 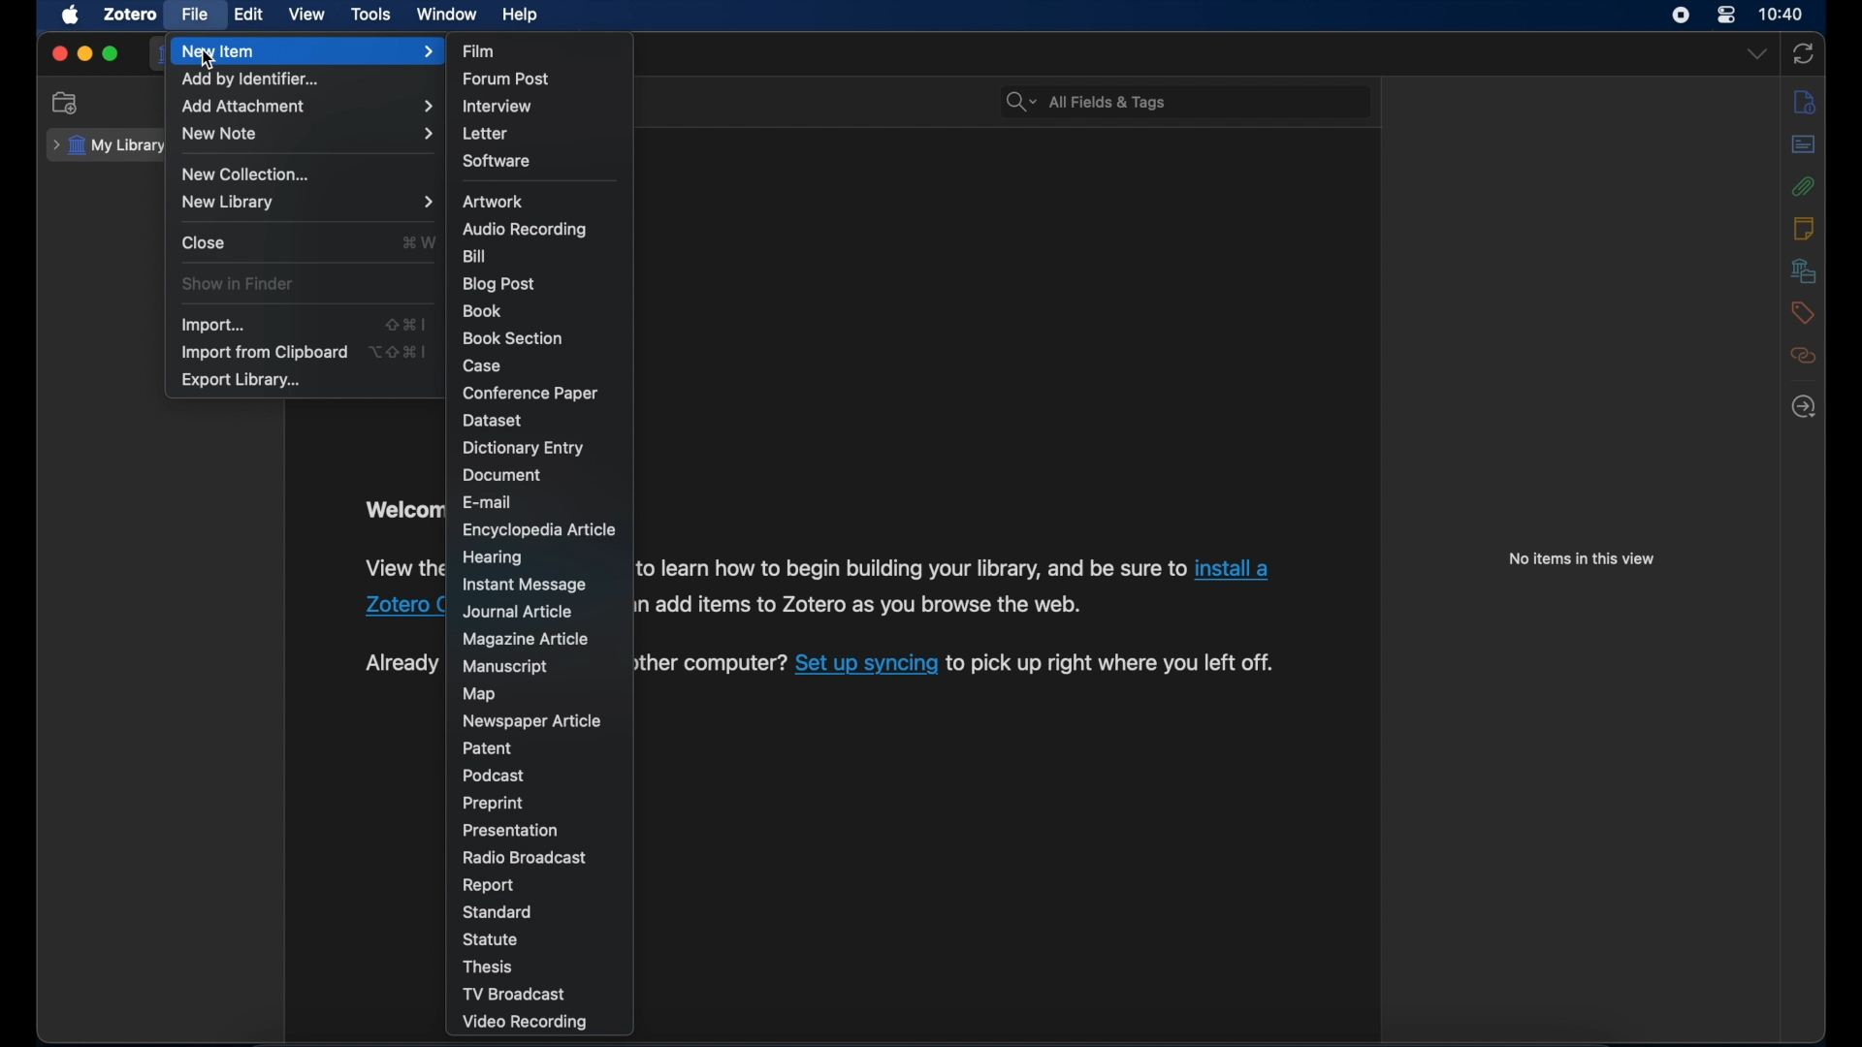 What do you see at coordinates (499, 161) in the screenshot?
I see `software` at bounding box center [499, 161].